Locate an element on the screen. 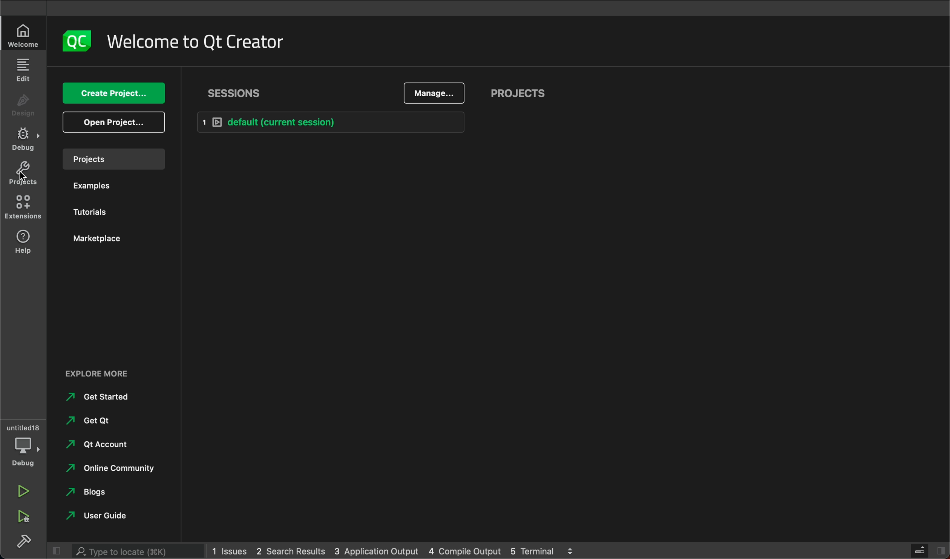  close sidebar is located at coordinates (929, 550).